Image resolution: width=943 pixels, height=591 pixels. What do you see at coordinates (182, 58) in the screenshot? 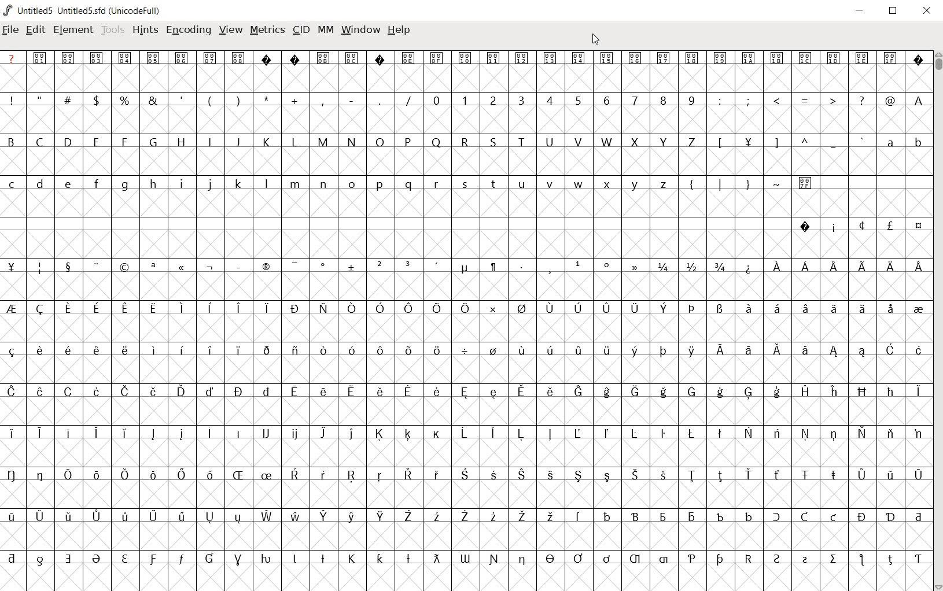
I see `Symbol` at bounding box center [182, 58].